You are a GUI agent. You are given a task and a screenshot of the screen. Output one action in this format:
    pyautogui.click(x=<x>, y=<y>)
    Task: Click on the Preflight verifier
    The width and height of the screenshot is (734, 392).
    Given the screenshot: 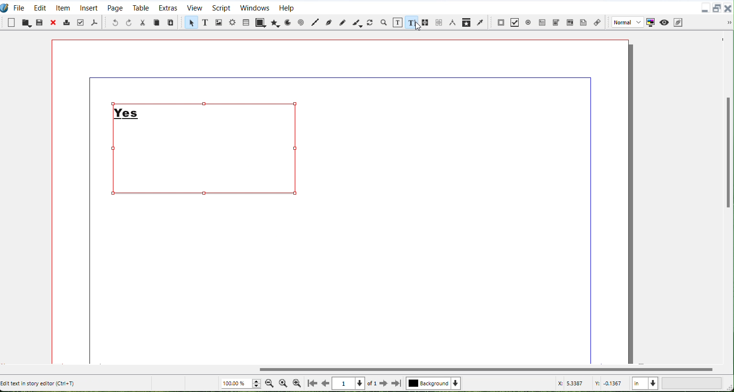 What is the action you would take?
    pyautogui.click(x=81, y=22)
    